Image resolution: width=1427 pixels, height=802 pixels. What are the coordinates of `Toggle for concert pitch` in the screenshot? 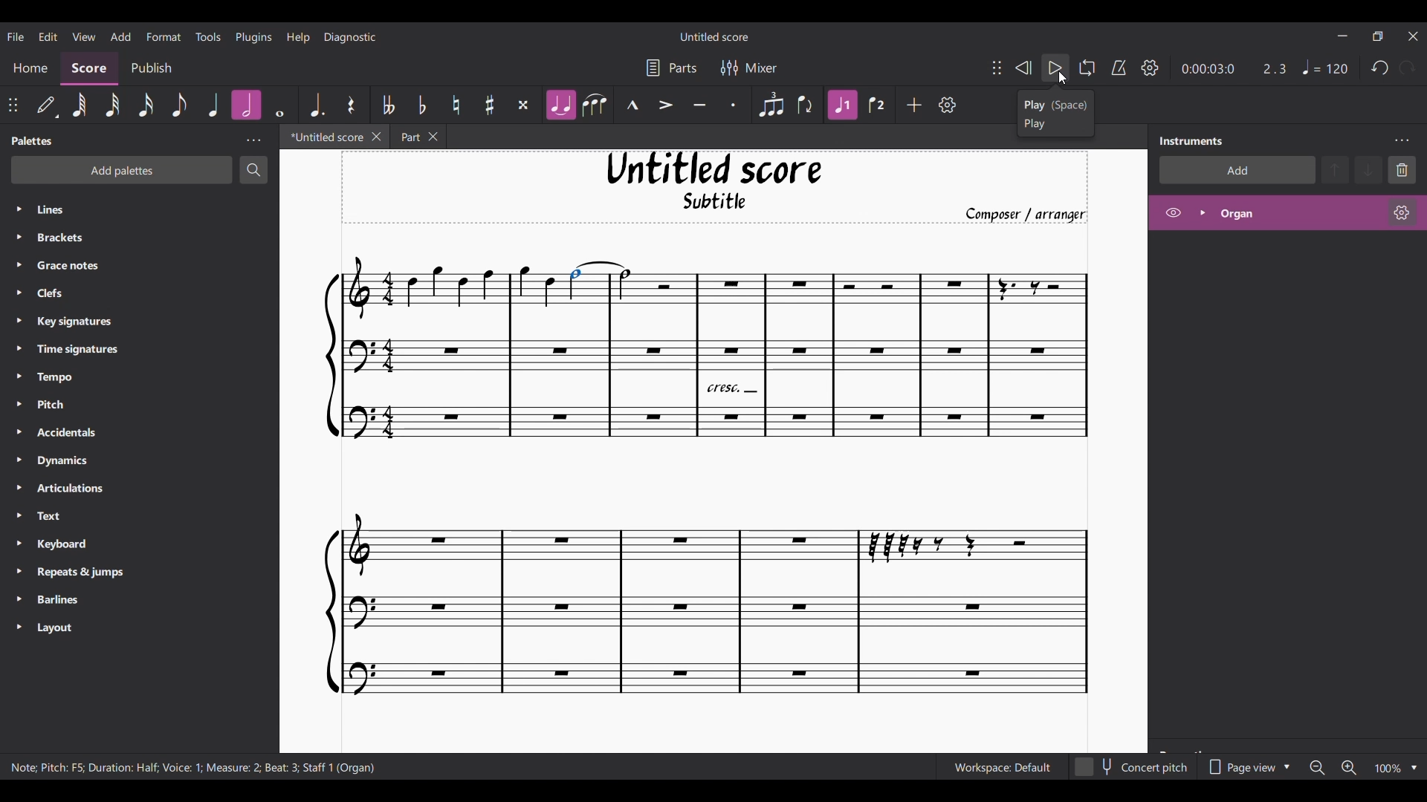 It's located at (1132, 767).